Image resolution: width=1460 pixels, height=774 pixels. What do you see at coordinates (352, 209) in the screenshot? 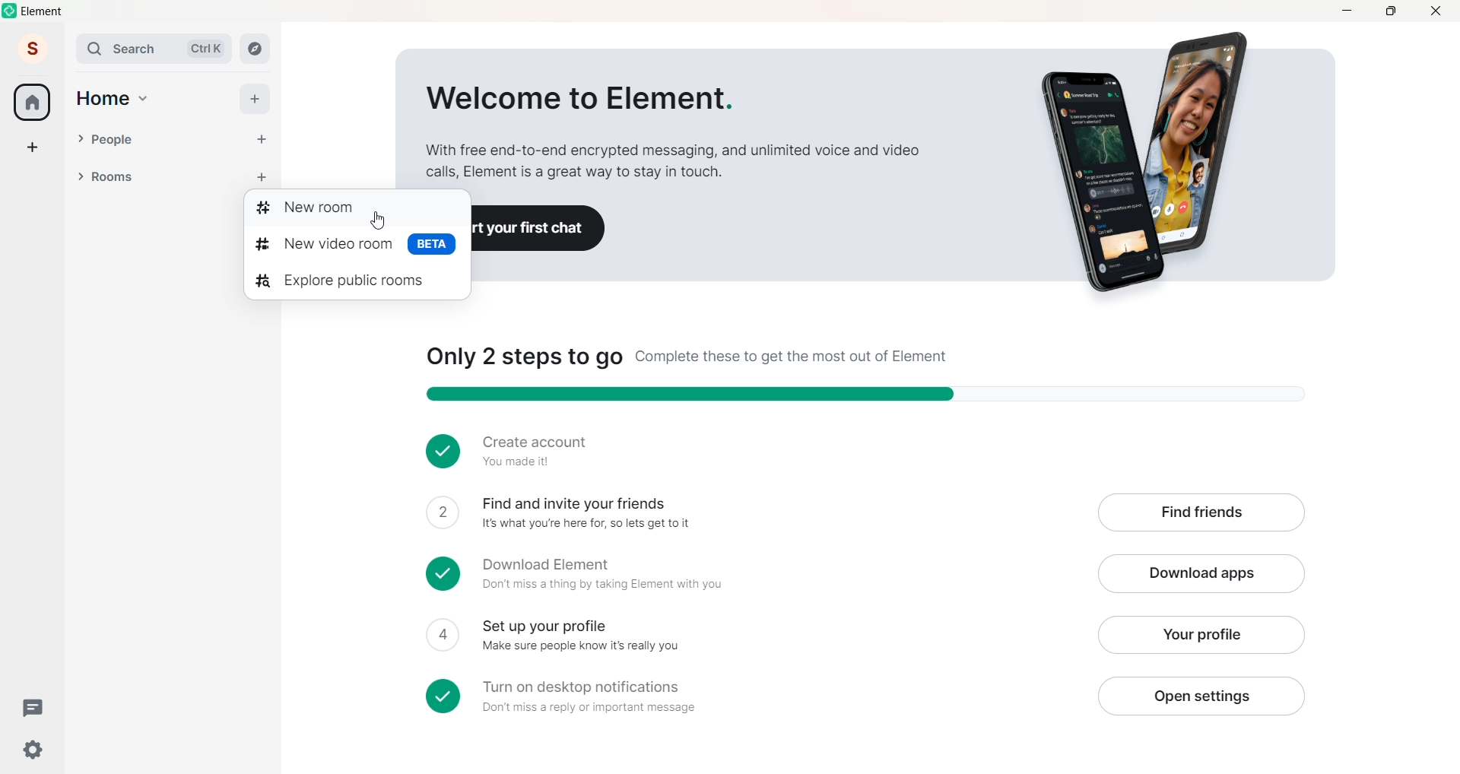
I see `New Room` at bounding box center [352, 209].